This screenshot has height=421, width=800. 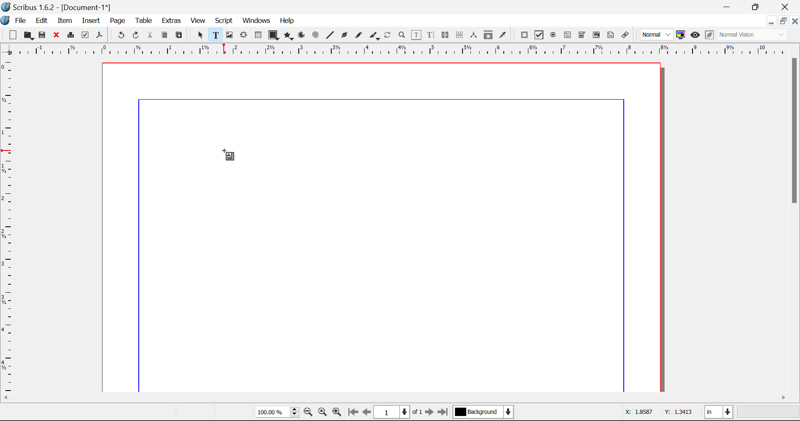 I want to click on Copy Item Properties, so click(x=488, y=35).